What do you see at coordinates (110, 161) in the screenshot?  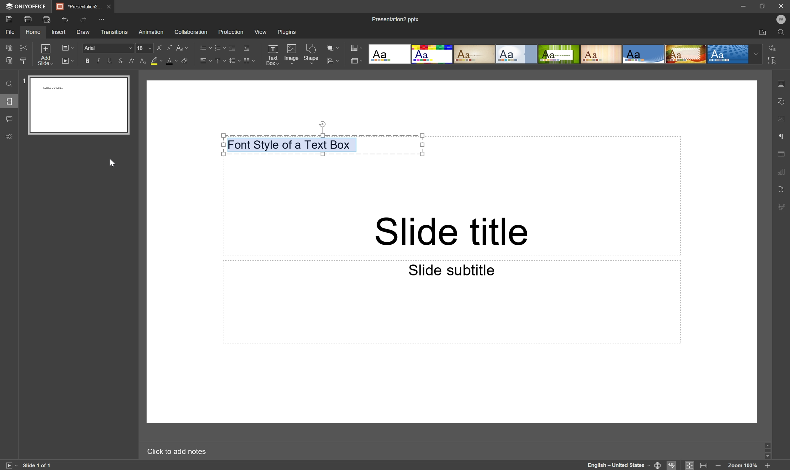 I see `Cursor` at bounding box center [110, 161].